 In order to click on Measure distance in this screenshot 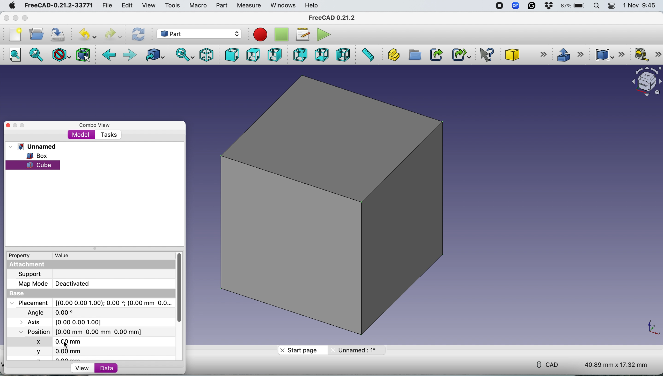, I will do `click(367, 54)`.